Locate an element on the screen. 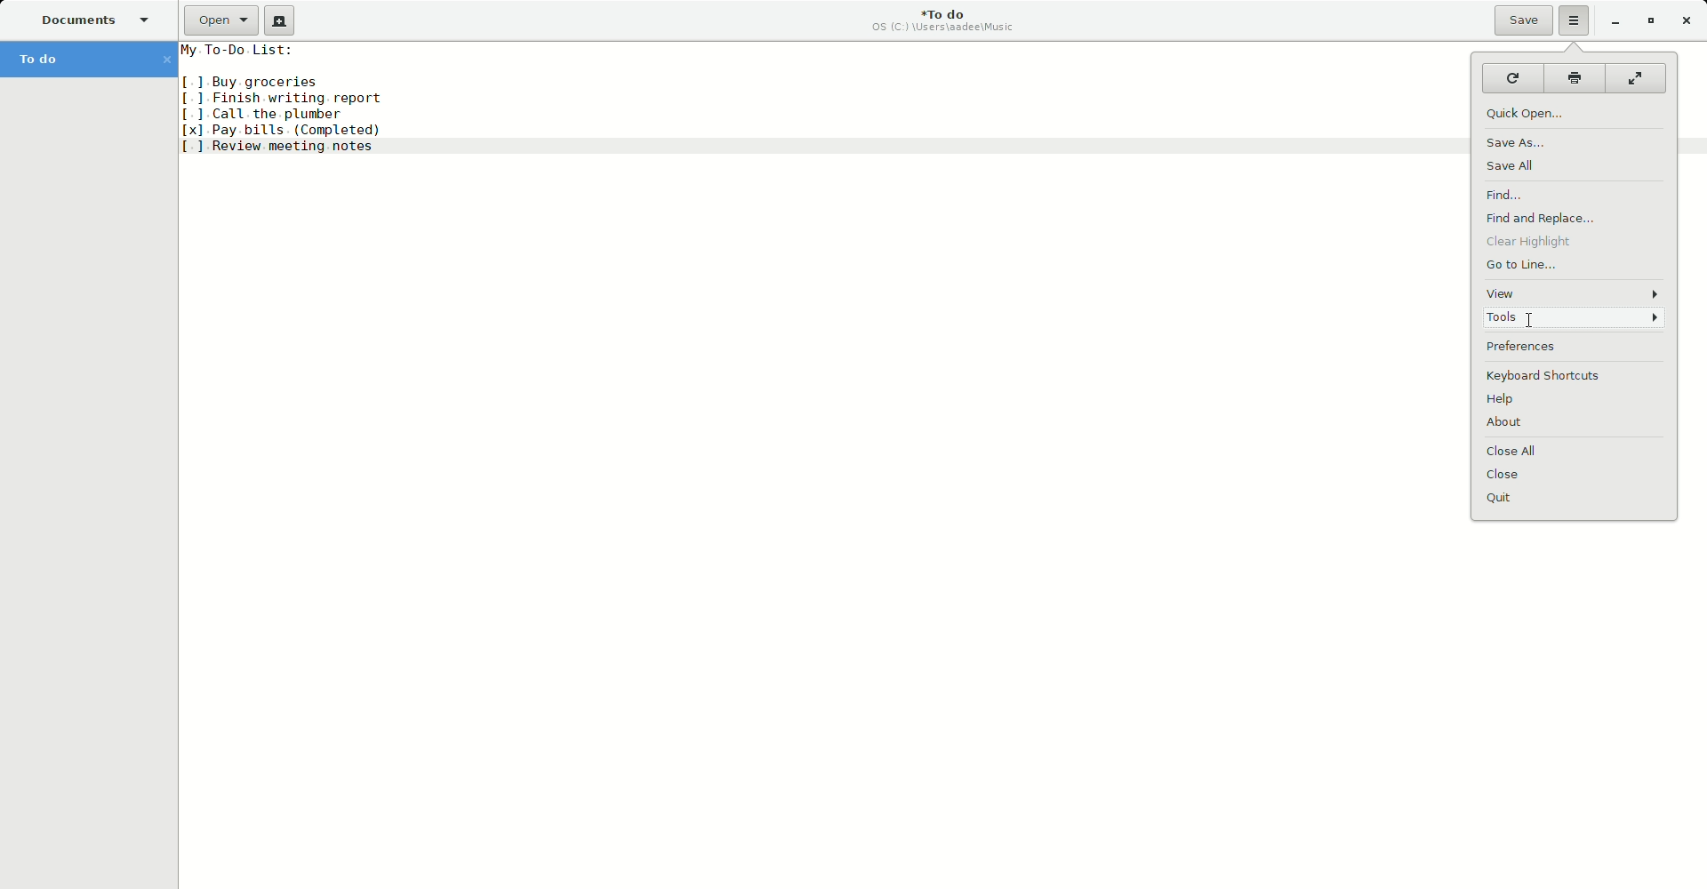 This screenshot has height=889, width=1707. Print is located at coordinates (1575, 79).